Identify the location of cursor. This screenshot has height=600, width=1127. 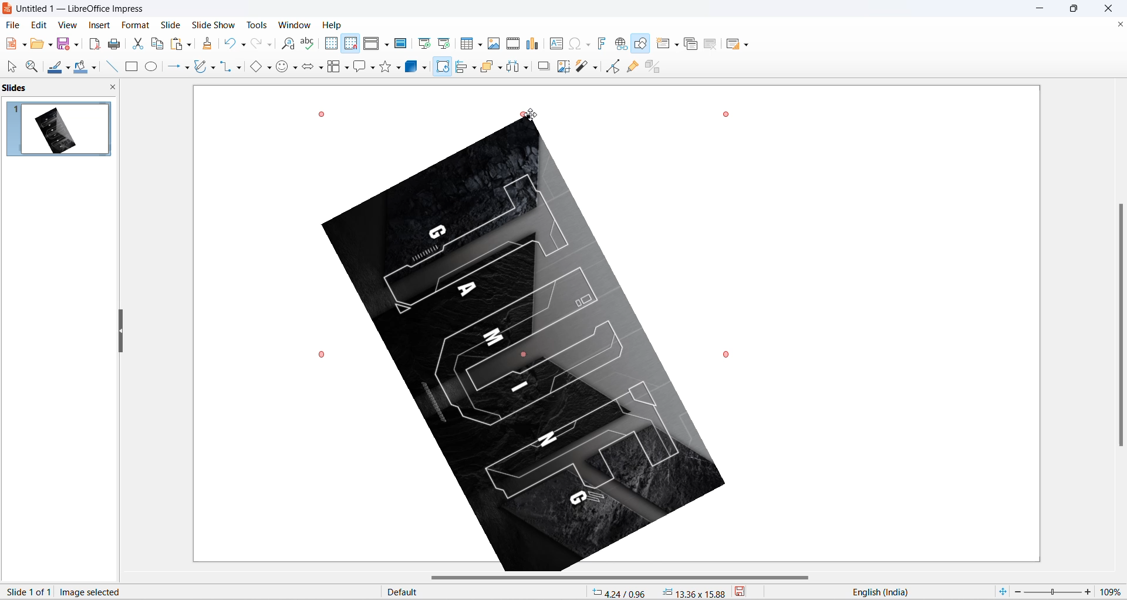
(443, 63).